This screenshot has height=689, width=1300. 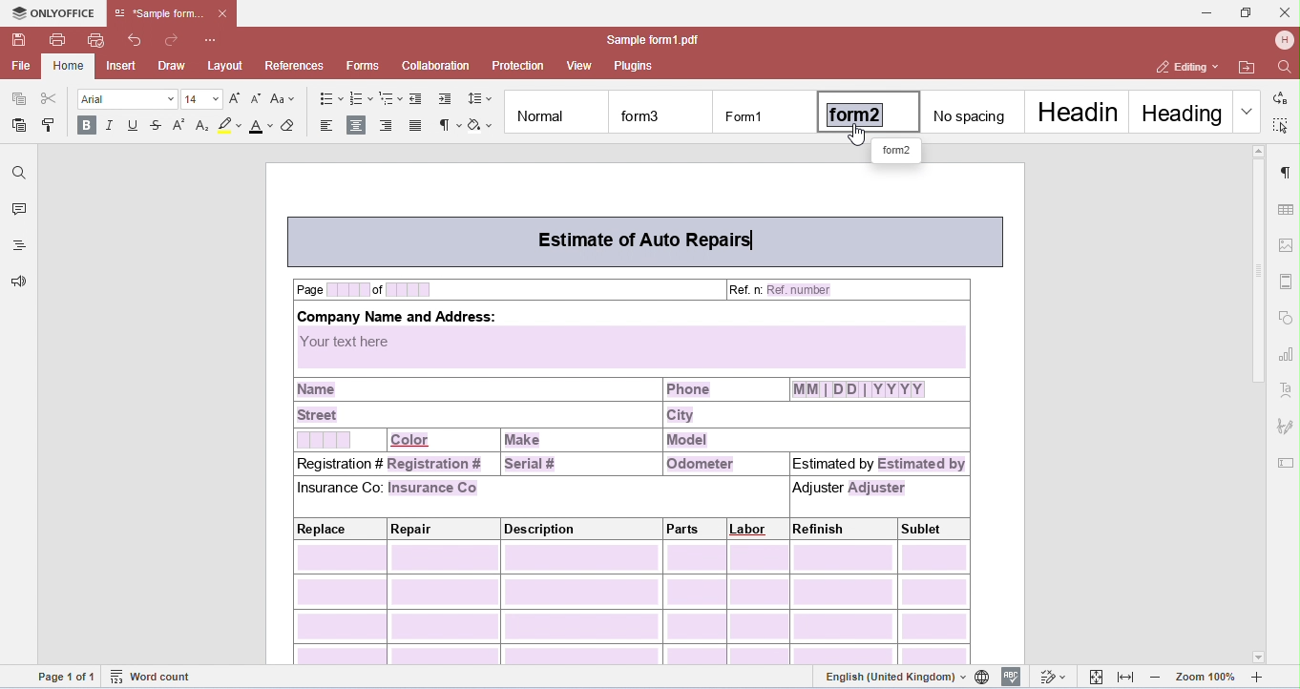 What do you see at coordinates (580, 66) in the screenshot?
I see `view` at bounding box center [580, 66].